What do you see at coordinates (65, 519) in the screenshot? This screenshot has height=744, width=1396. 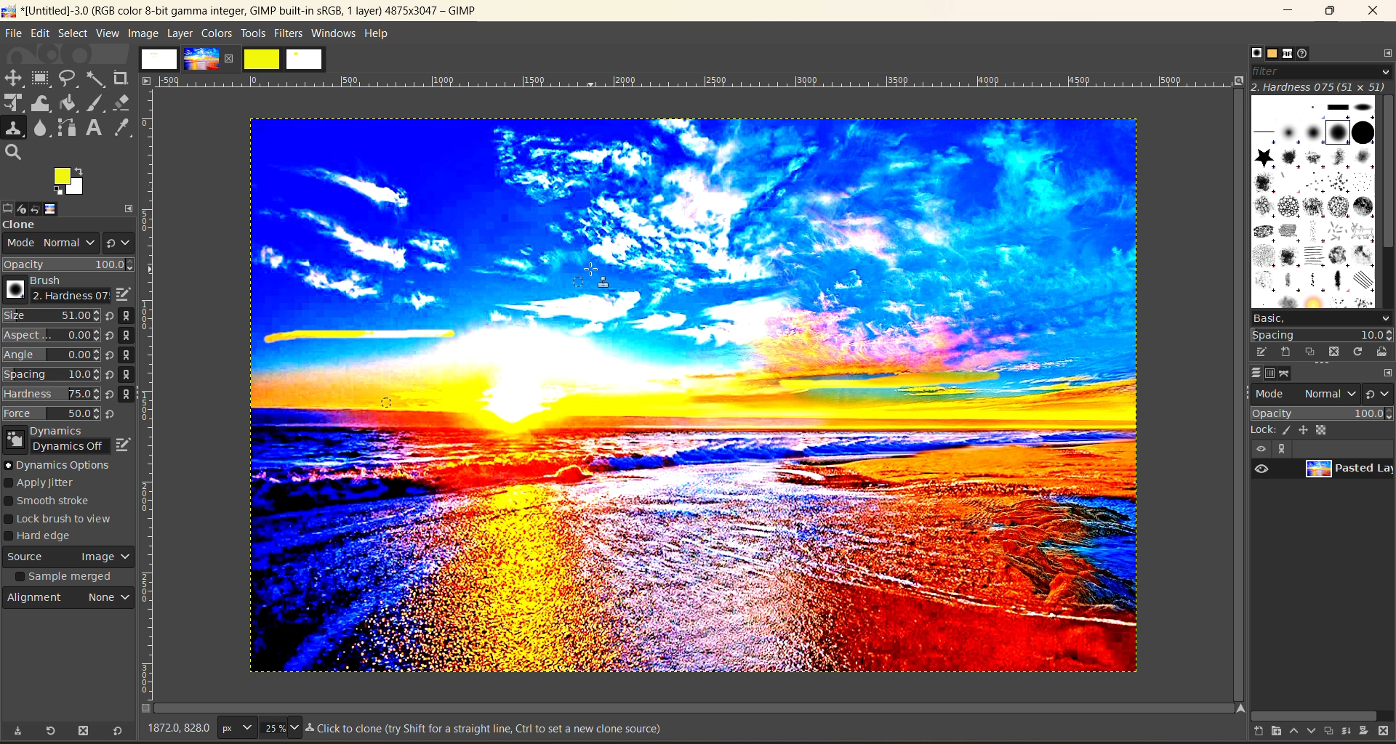 I see `lock brush to view` at bounding box center [65, 519].